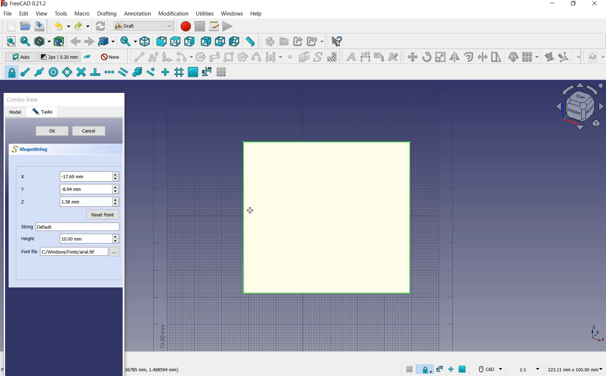 Image resolution: width=606 pixels, height=376 pixels. What do you see at coordinates (61, 58) in the screenshot?
I see `change default style for new objects` at bounding box center [61, 58].